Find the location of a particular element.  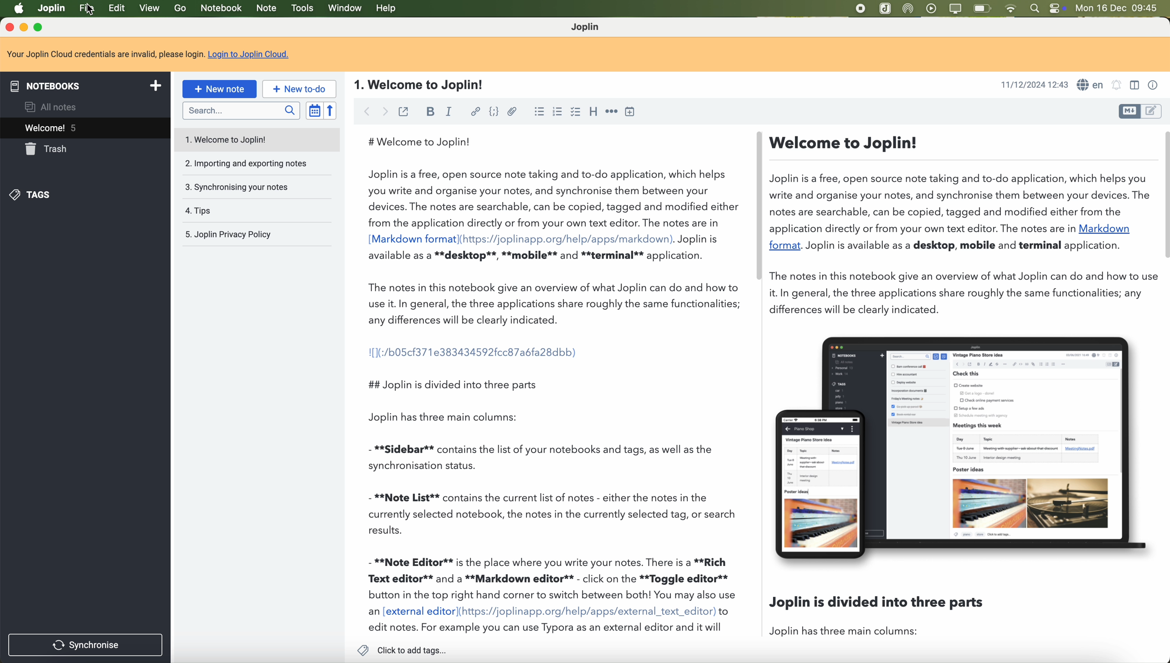

help is located at coordinates (387, 9).